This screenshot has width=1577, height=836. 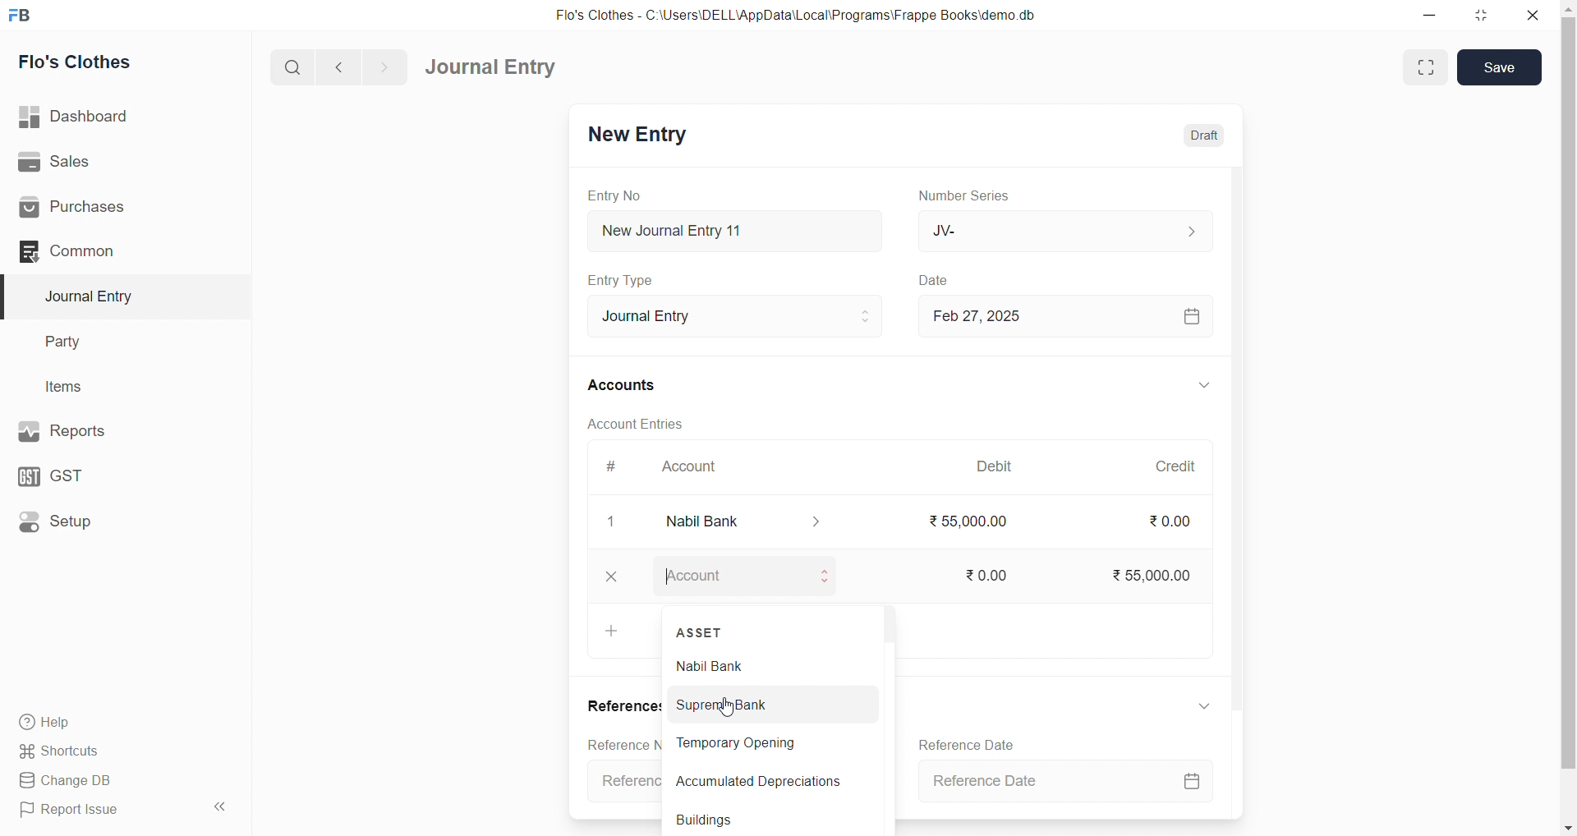 What do you see at coordinates (641, 136) in the screenshot?
I see `New Entry` at bounding box center [641, 136].